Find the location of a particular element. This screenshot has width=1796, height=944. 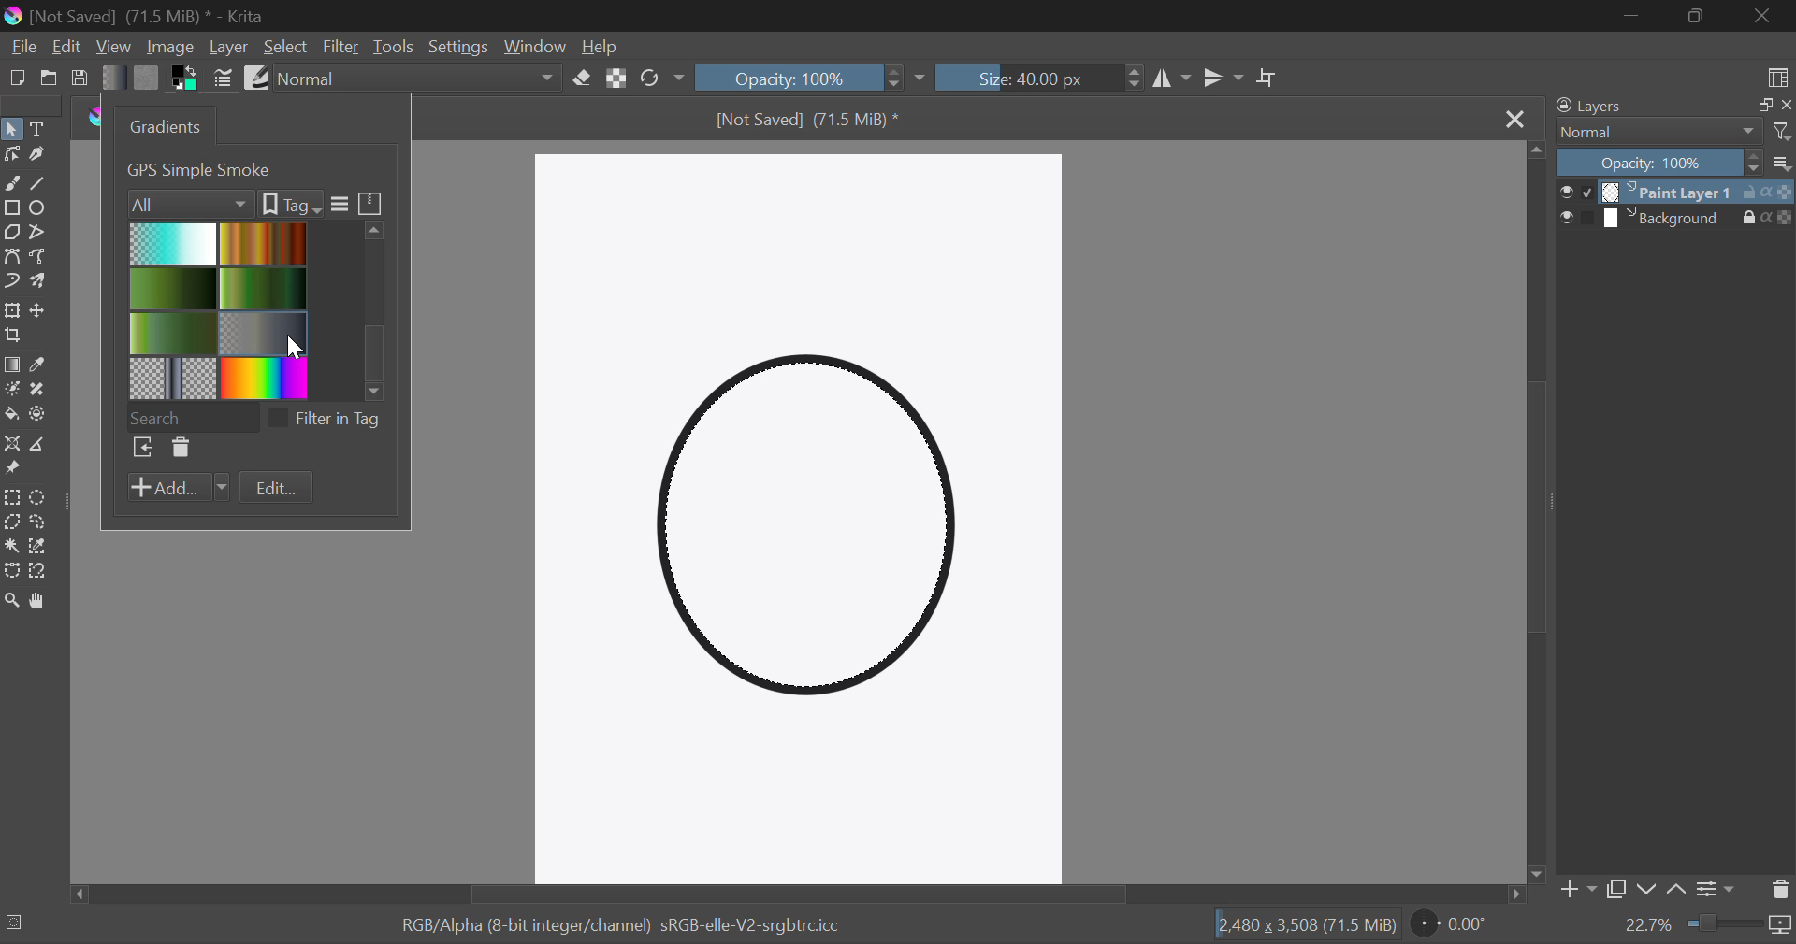

Tools is located at coordinates (394, 46).